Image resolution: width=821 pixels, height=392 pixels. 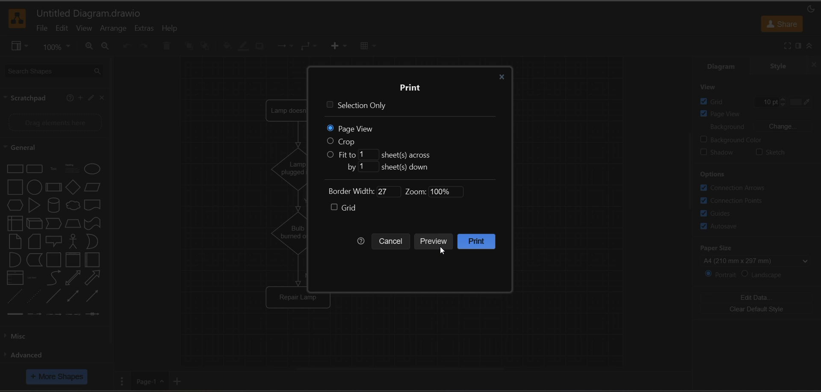 What do you see at coordinates (736, 202) in the screenshot?
I see `connection points` at bounding box center [736, 202].